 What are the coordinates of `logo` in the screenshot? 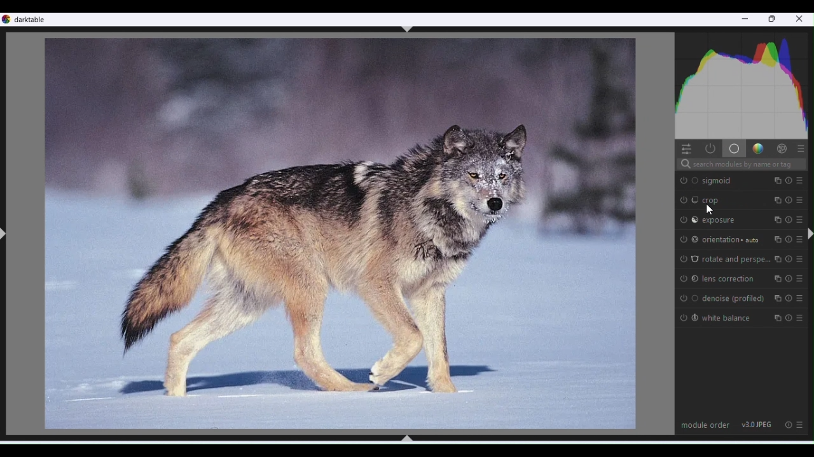 It's located at (7, 19).